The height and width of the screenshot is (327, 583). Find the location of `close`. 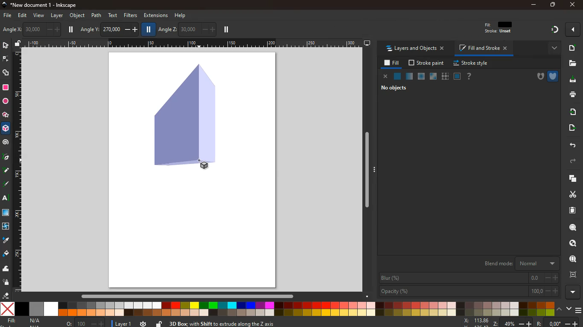

close is located at coordinates (385, 77).